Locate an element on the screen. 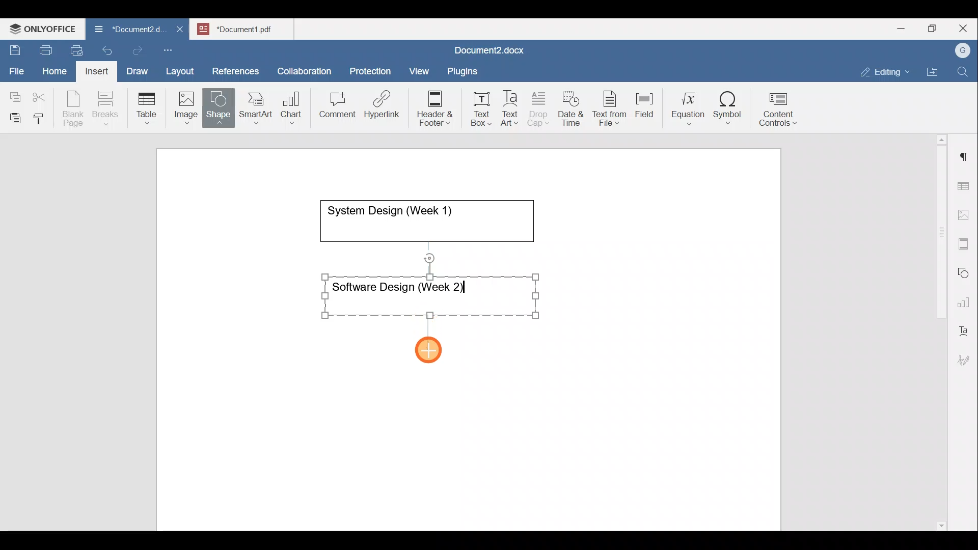 The width and height of the screenshot is (978, 550). Protection is located at coordinates (373, 70).